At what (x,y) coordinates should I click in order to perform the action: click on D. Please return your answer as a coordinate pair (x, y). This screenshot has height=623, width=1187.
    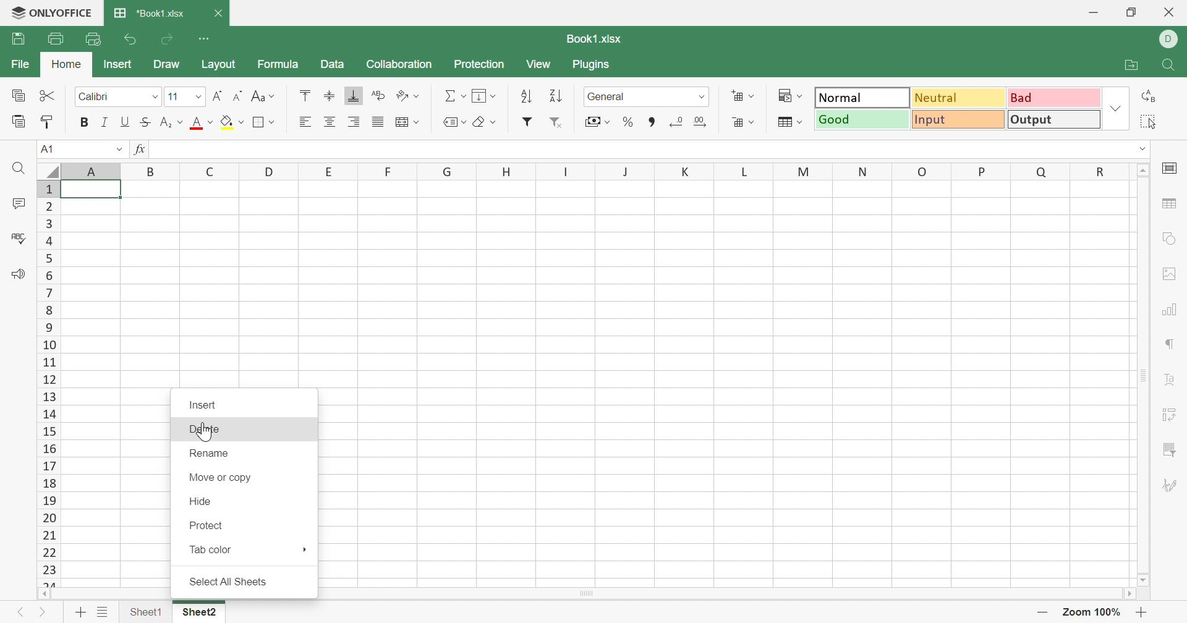
    Looking at the image, I should click on (1172, 39).